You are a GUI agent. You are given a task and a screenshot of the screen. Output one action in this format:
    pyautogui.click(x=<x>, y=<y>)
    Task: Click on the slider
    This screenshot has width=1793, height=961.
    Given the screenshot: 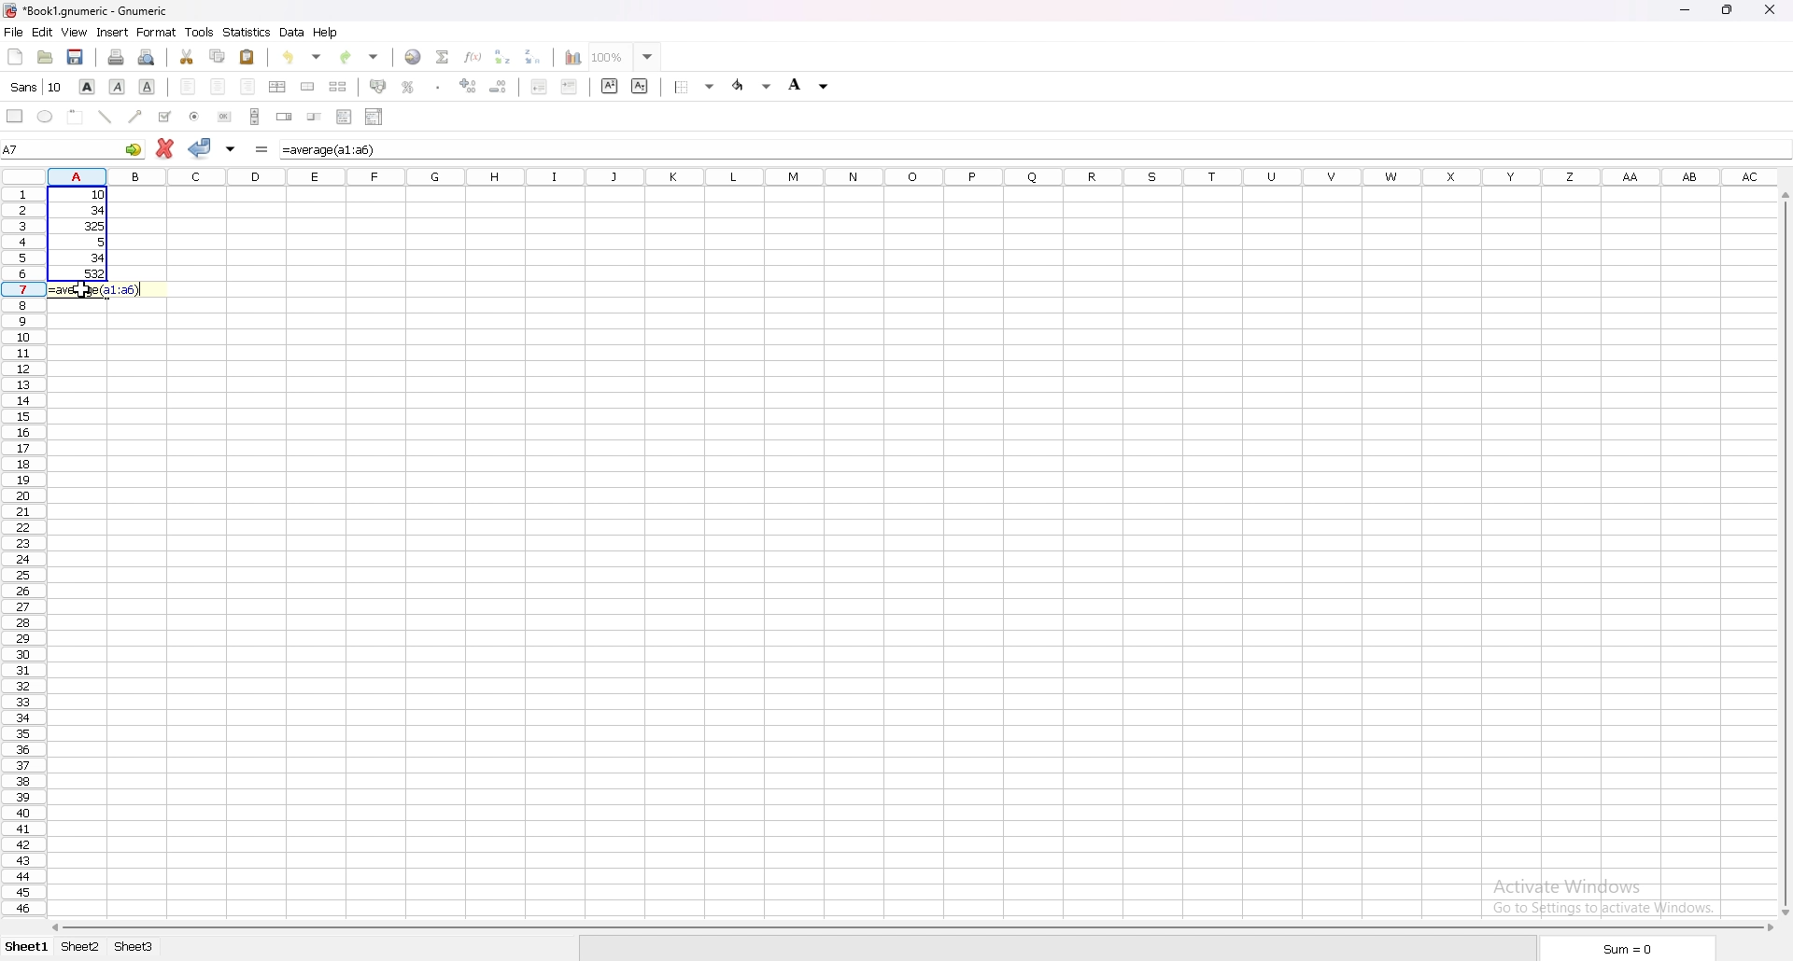 What is the action you would take?
    pyautogui.click(x=315, y=117)
    